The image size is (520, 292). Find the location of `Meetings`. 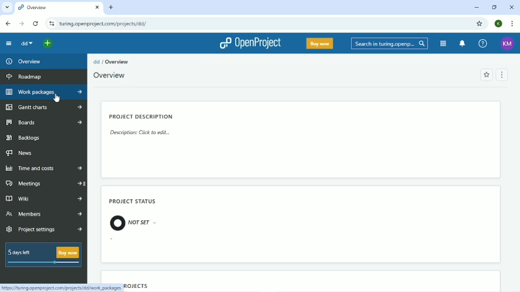

Meetings is located at coordinates (45, 184).